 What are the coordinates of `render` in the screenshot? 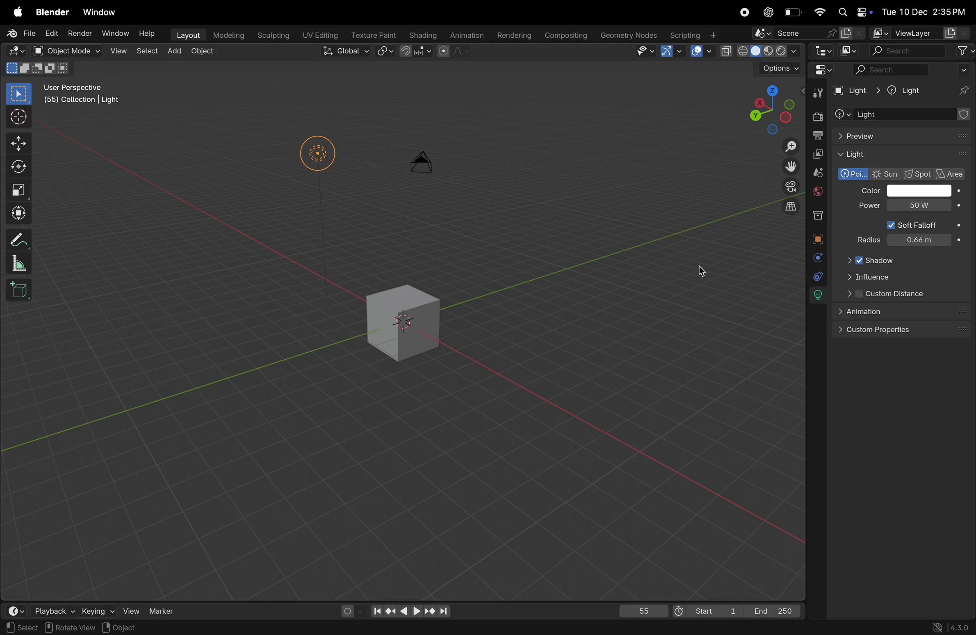 It's located at (816, 115).